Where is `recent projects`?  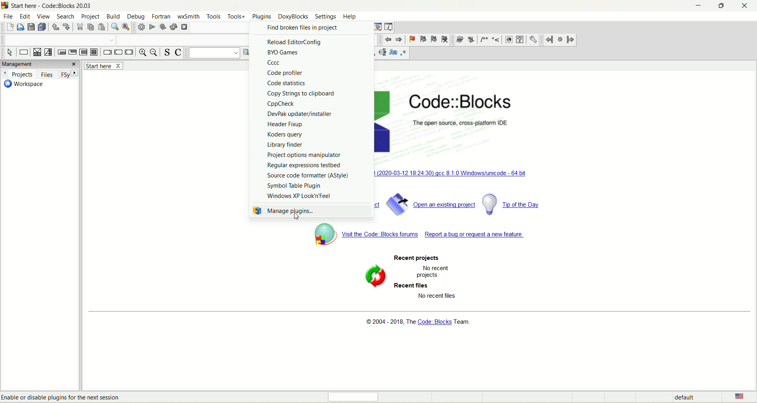 recent projects is located at coordinates (416, 257).